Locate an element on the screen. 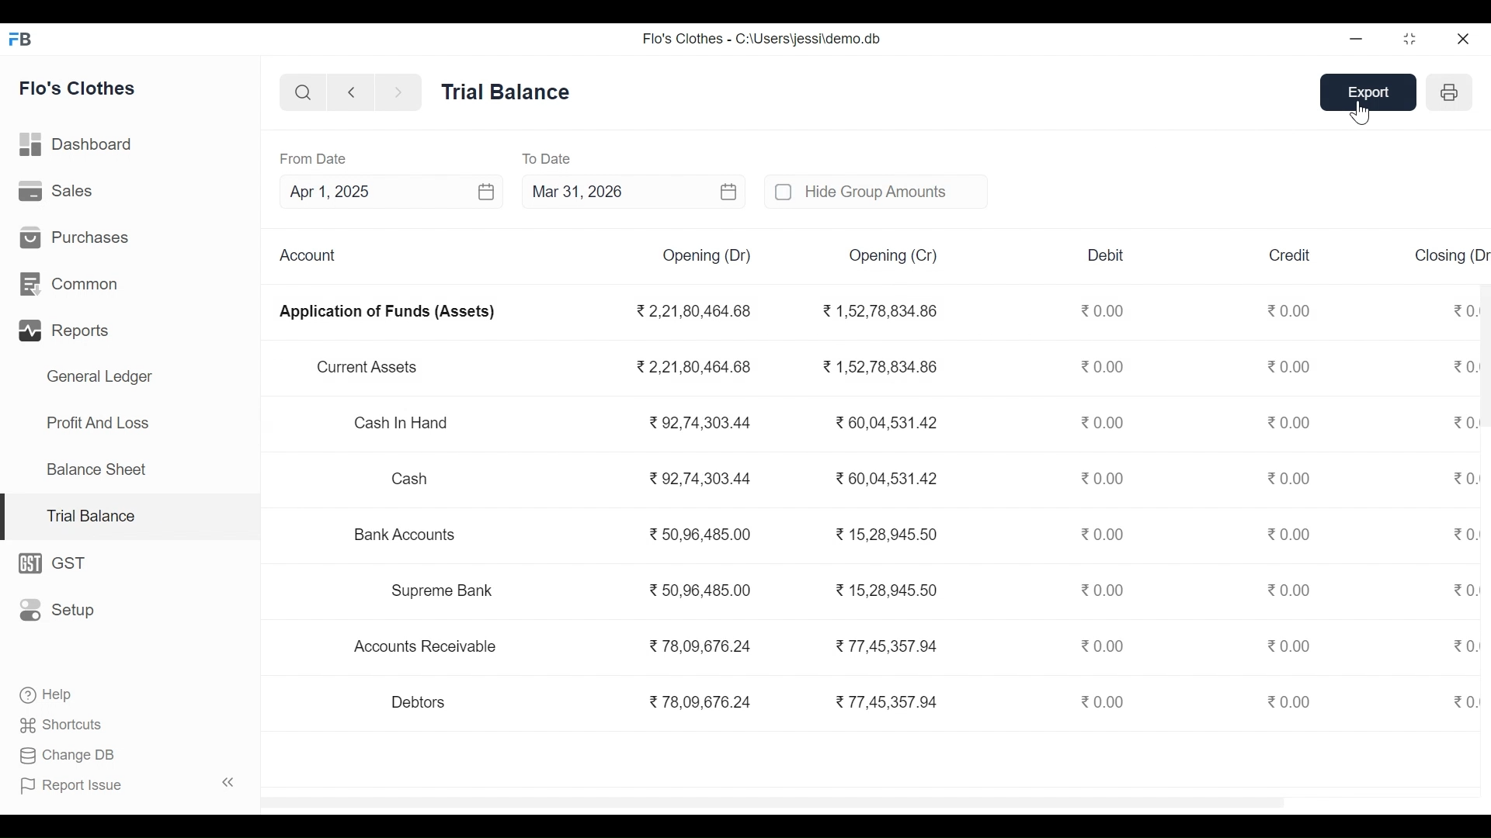 The height and width of the screenshot is (838, 1491). JSON is located at coordinates (1266, 222).